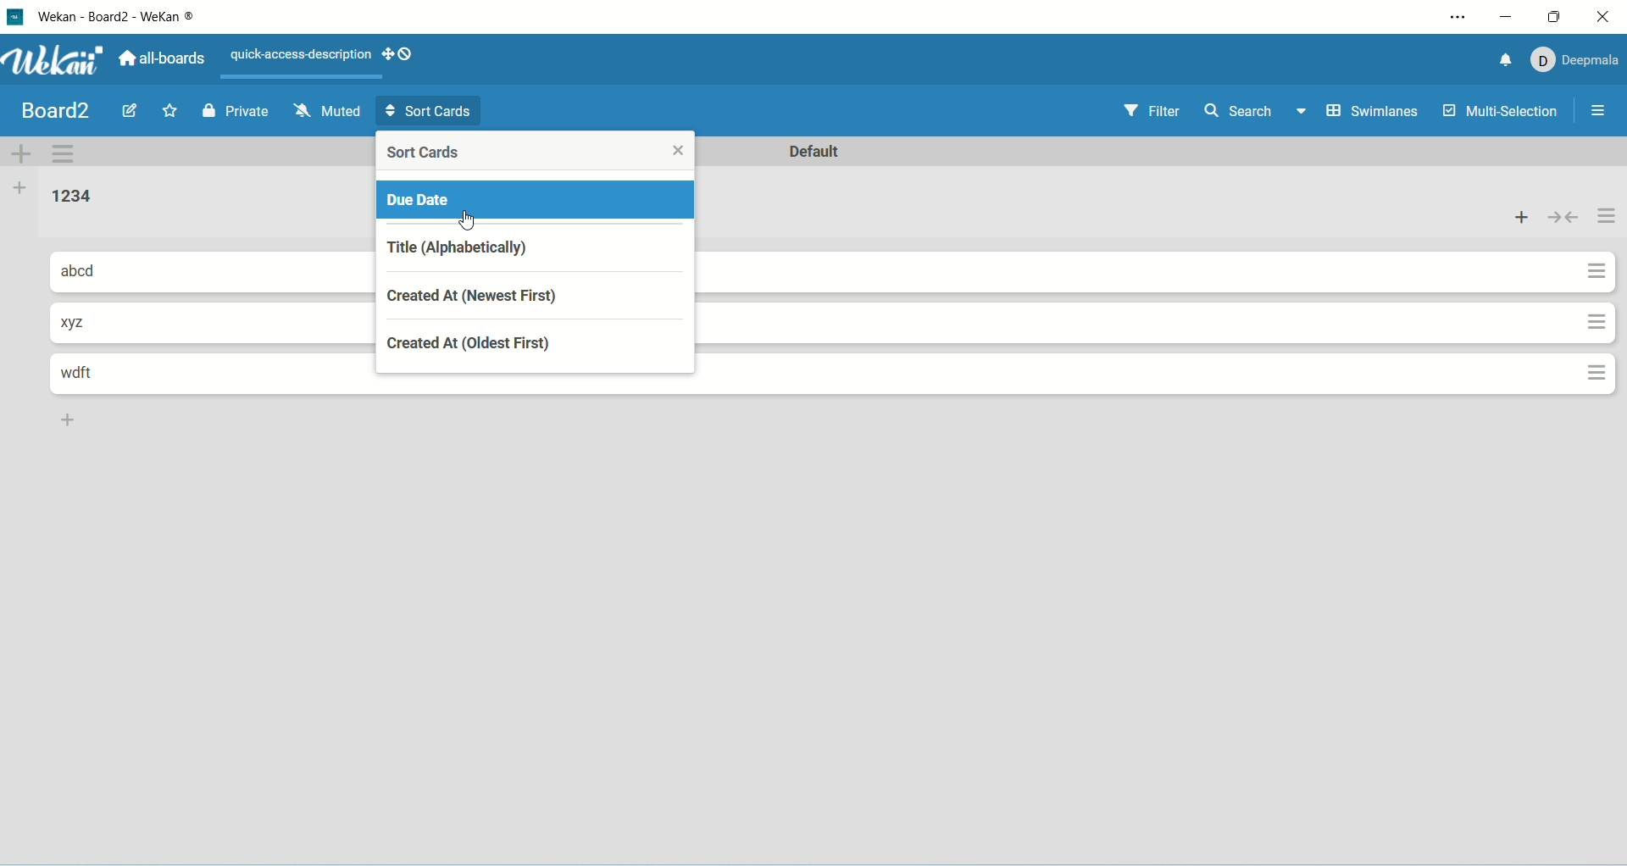  Describe the element at coordinates (1580, 61) in the screenshot. I see `account` at that location.